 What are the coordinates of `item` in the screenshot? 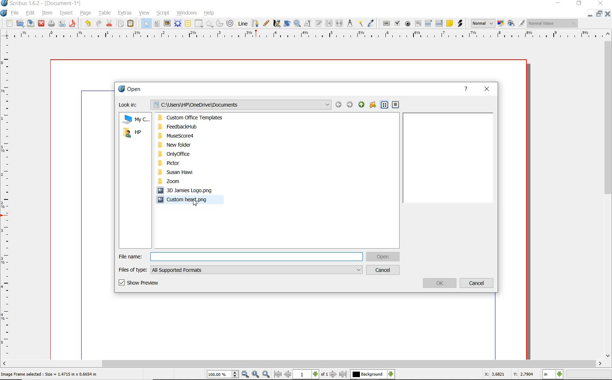 It's located at (46, 13).